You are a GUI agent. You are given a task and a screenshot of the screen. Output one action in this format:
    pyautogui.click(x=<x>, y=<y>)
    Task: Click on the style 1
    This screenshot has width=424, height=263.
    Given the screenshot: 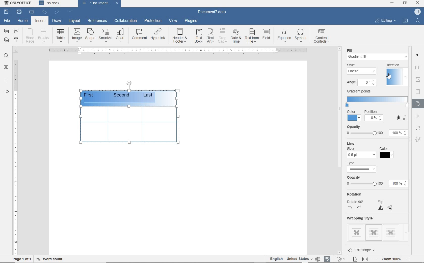 What is the action you would take?
    pyautogui.click(x=357, y=232)
    